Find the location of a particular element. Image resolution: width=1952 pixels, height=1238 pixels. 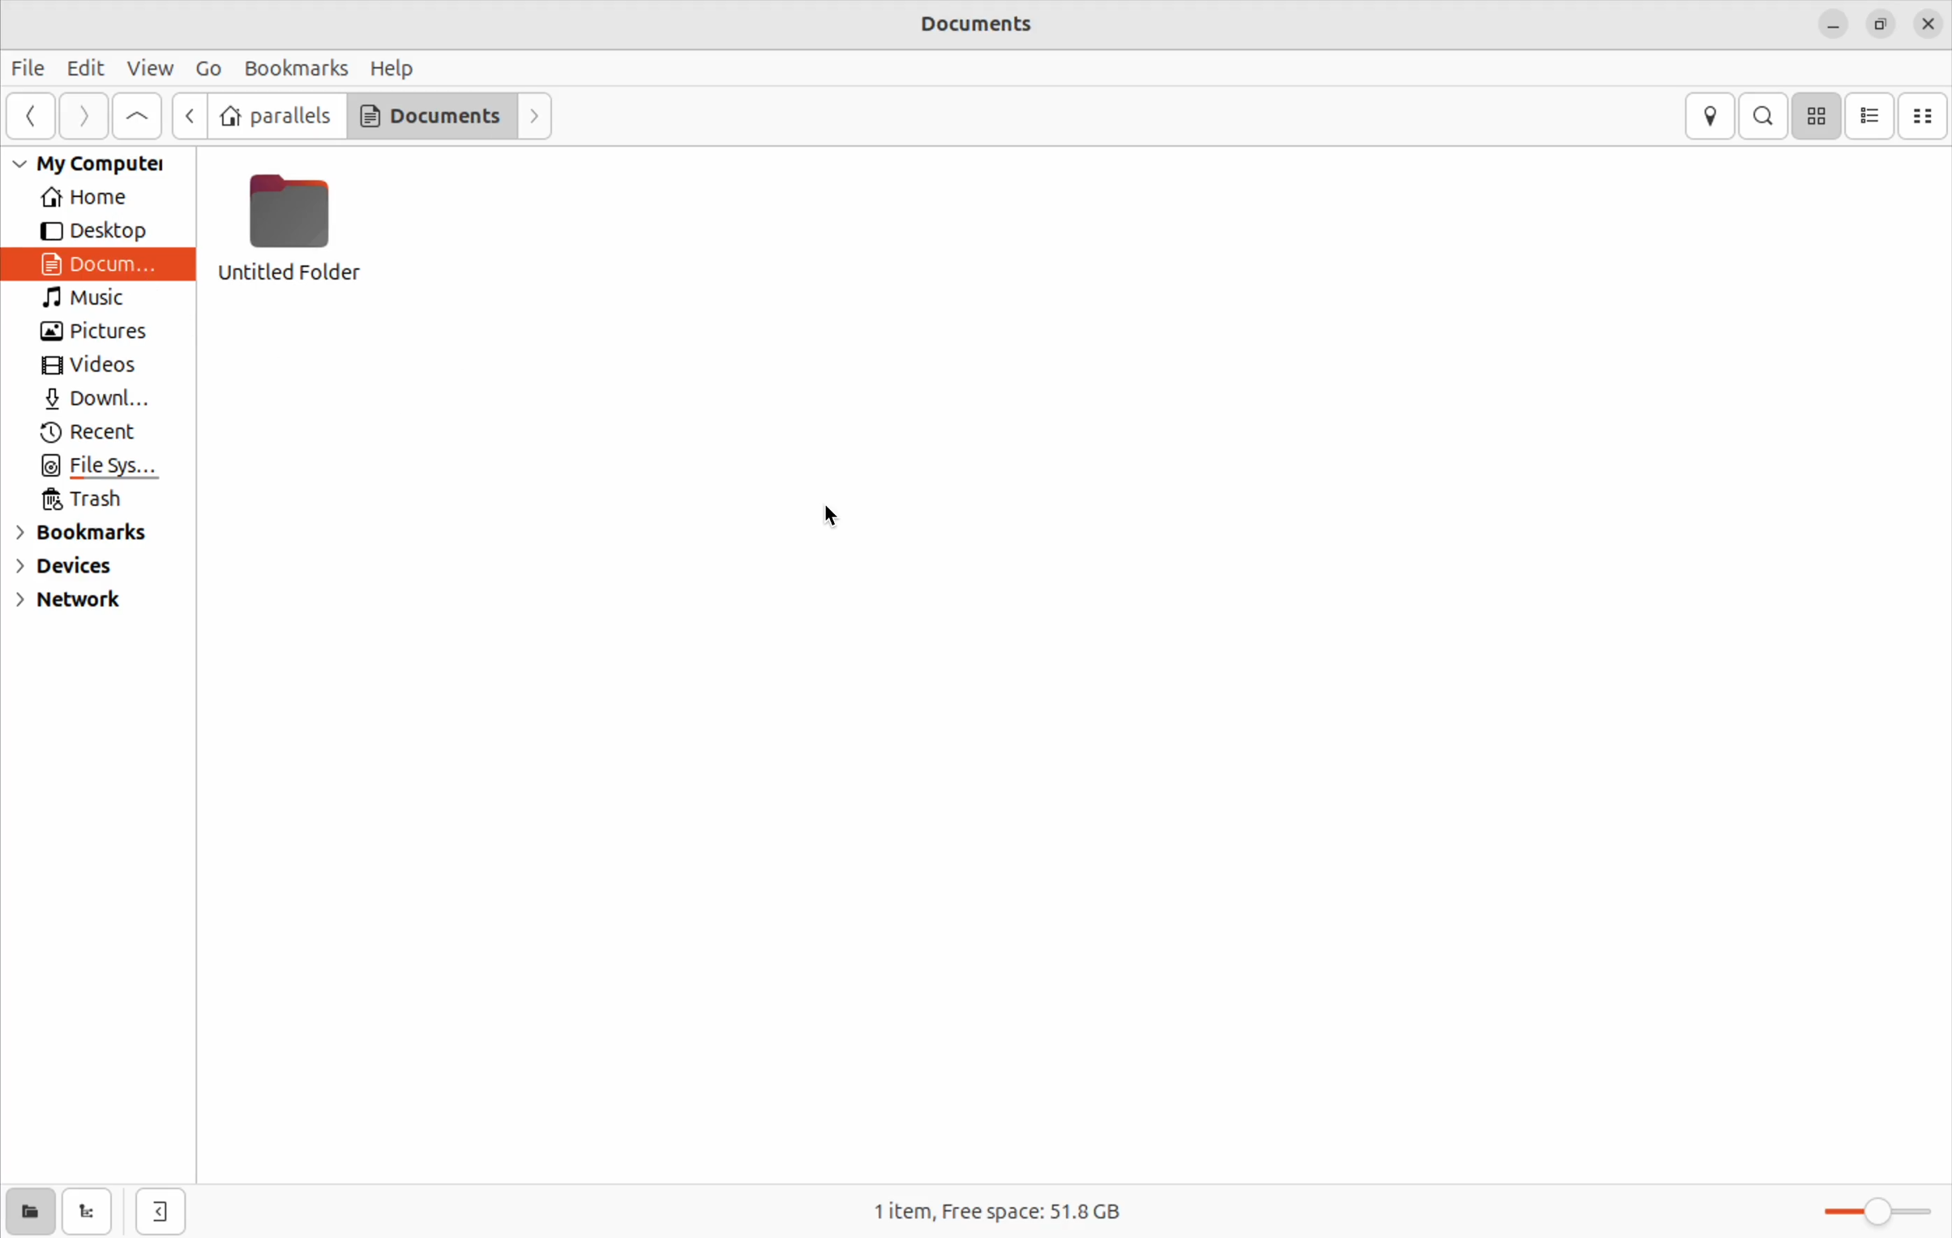

Compact view is located at coordinates (1926, 116).